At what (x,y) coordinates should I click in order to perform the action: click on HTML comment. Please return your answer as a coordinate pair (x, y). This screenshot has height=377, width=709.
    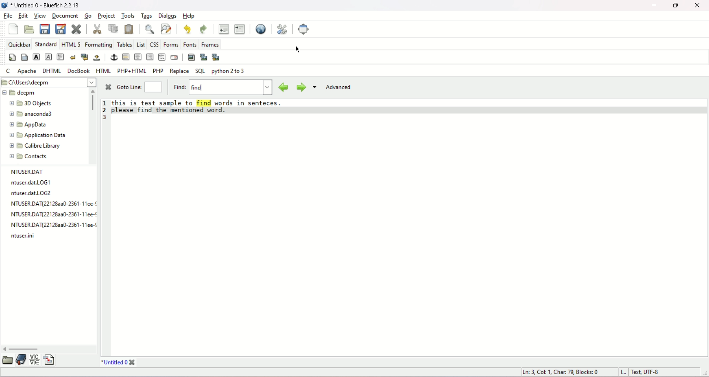
    Looking at the image, I should click on (161, 57).